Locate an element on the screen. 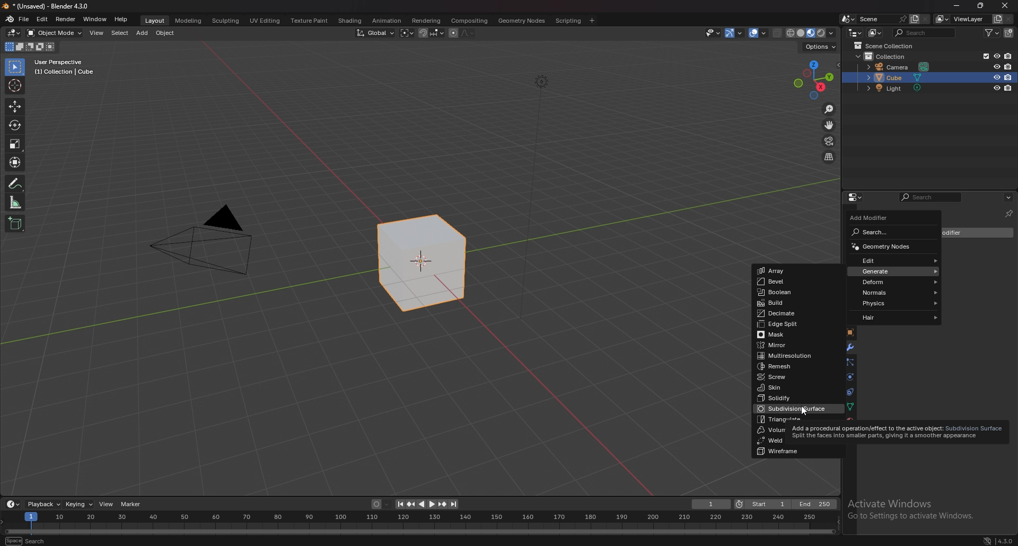 The height and width of the screenshot is (546, 1018). zoom is located at coordinates (828, 109).